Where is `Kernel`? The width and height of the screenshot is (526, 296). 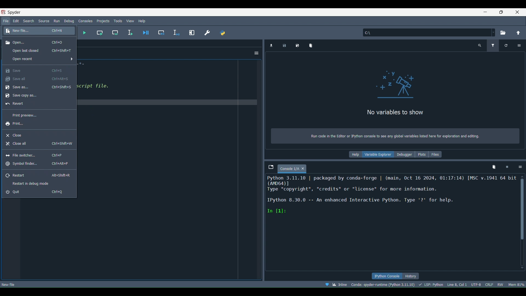
Kernel is located at coordinates (393, 197).